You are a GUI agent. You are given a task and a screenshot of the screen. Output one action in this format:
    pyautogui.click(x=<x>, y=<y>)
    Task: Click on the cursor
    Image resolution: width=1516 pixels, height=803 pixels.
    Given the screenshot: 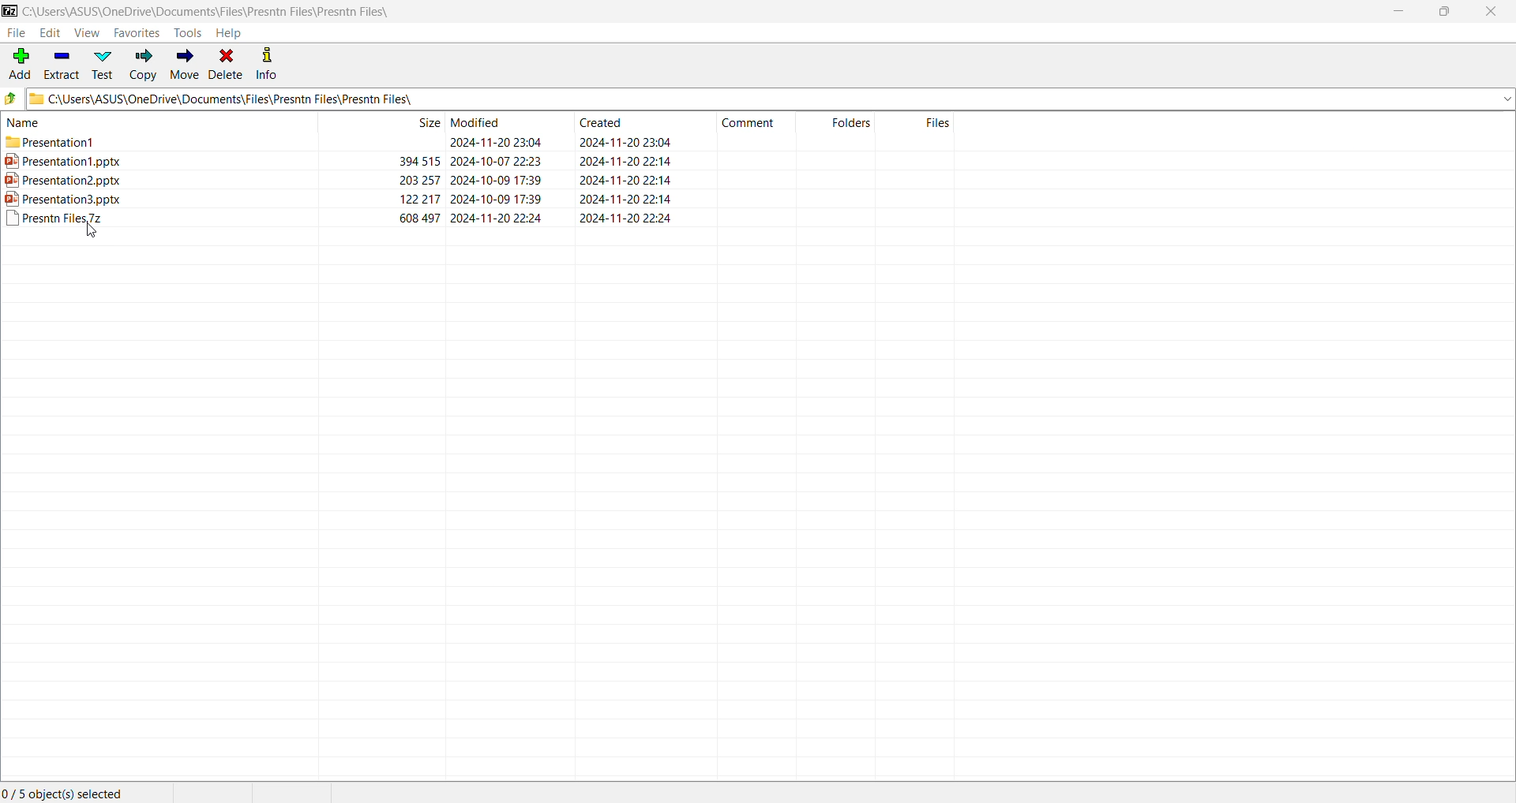 What is the action you would take?
    pyautogui.click(x=88, y=233)
    